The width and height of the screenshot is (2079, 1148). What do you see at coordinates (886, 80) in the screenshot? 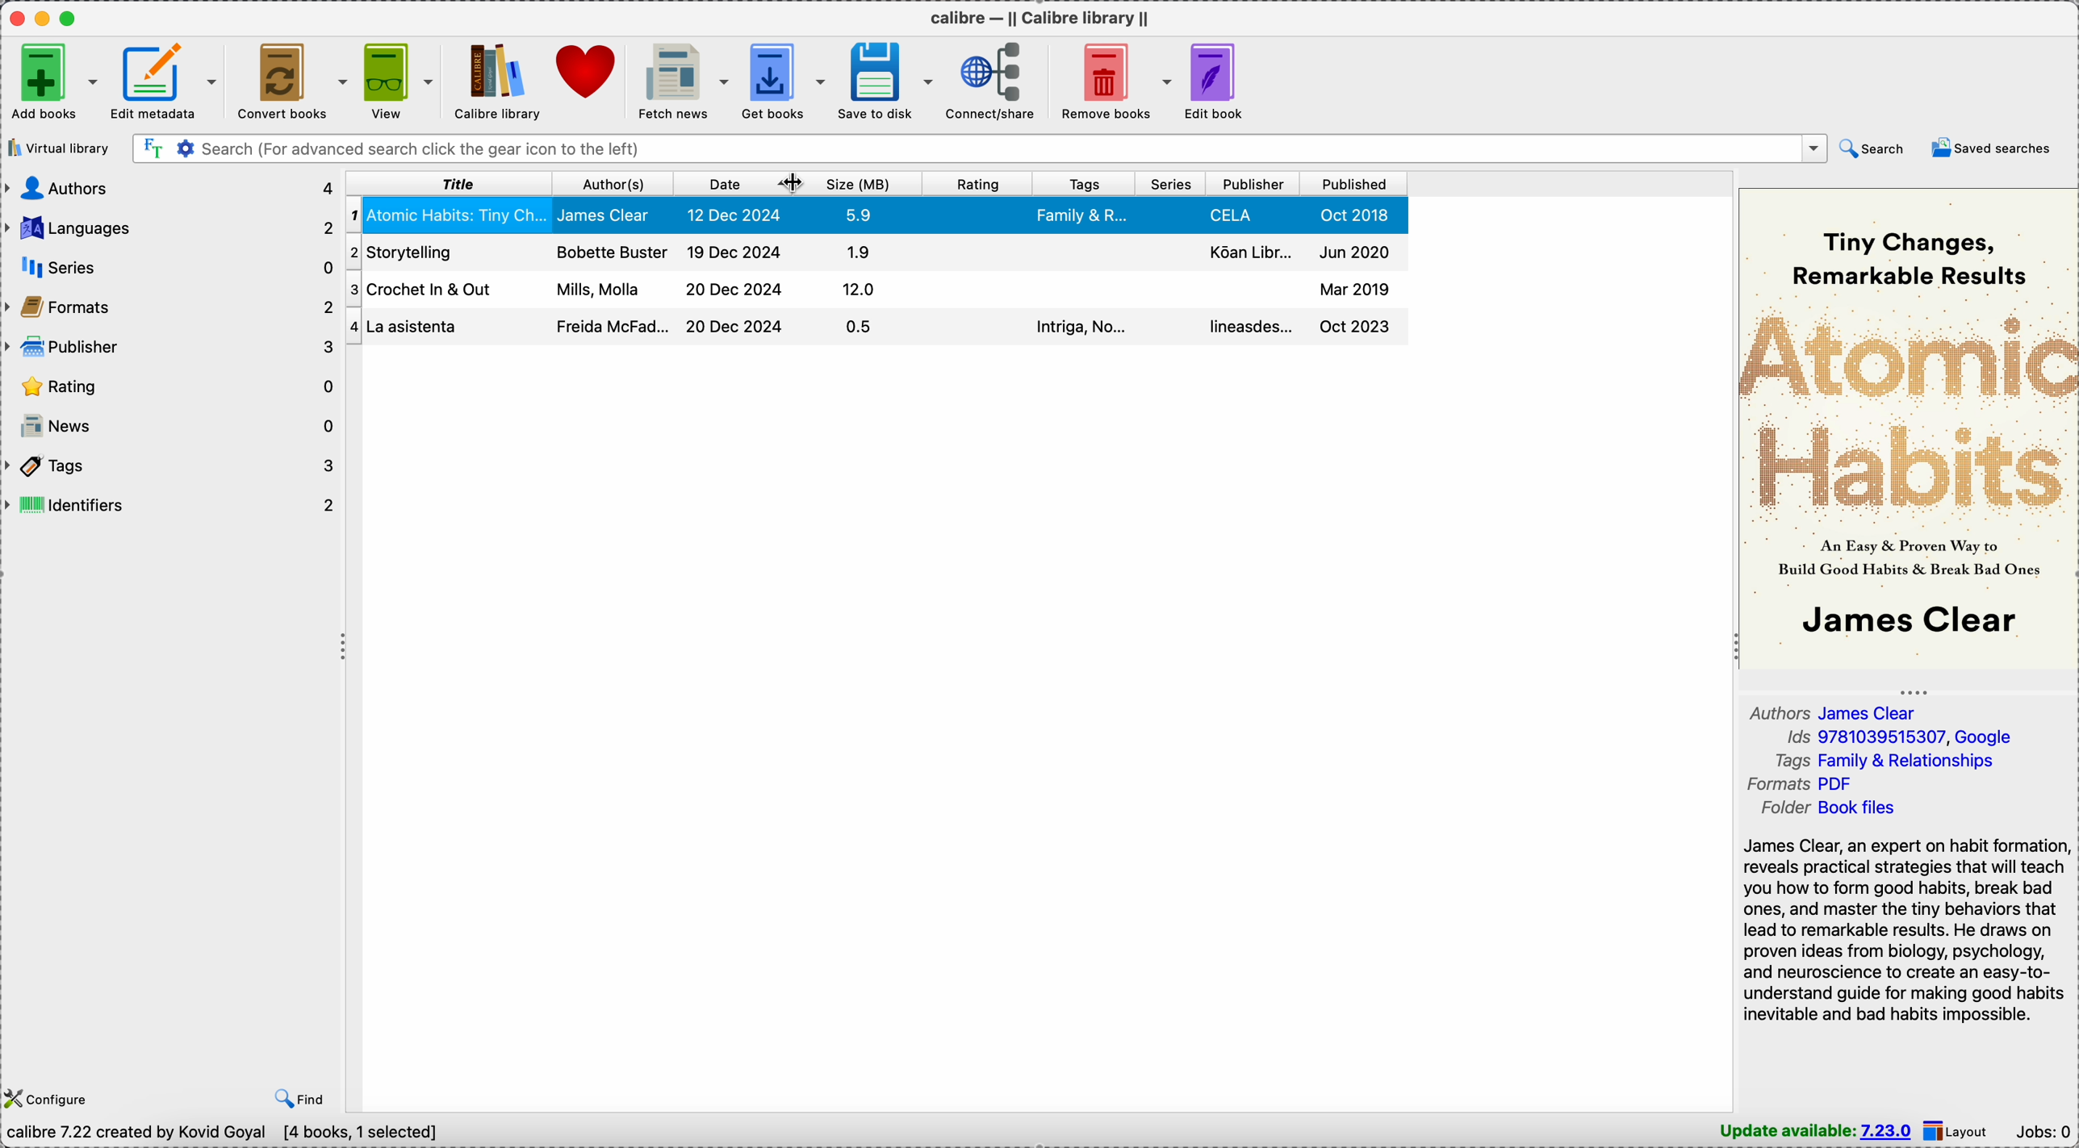
I see `save to disk` at bounding box center [886, 80].